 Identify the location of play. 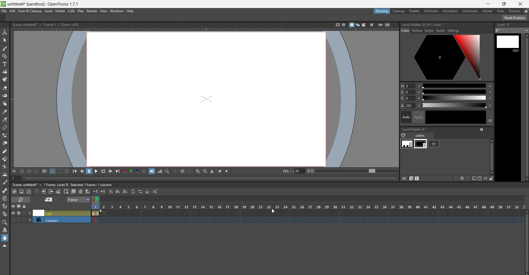
(96, 171).